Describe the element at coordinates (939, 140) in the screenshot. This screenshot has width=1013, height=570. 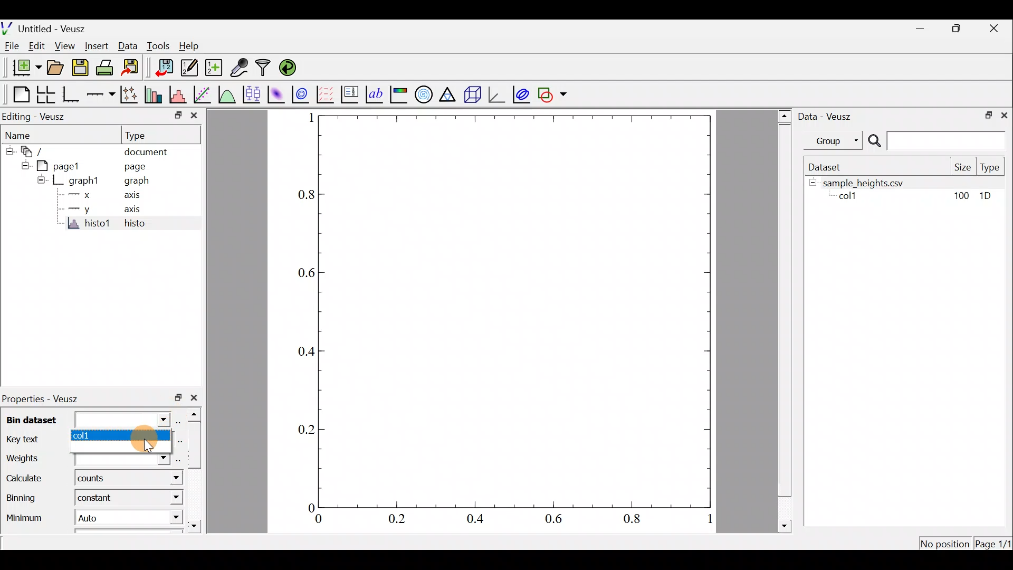
I see `search bar` at that location.